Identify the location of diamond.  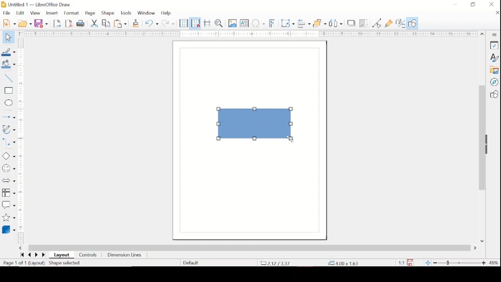
(8, 156).